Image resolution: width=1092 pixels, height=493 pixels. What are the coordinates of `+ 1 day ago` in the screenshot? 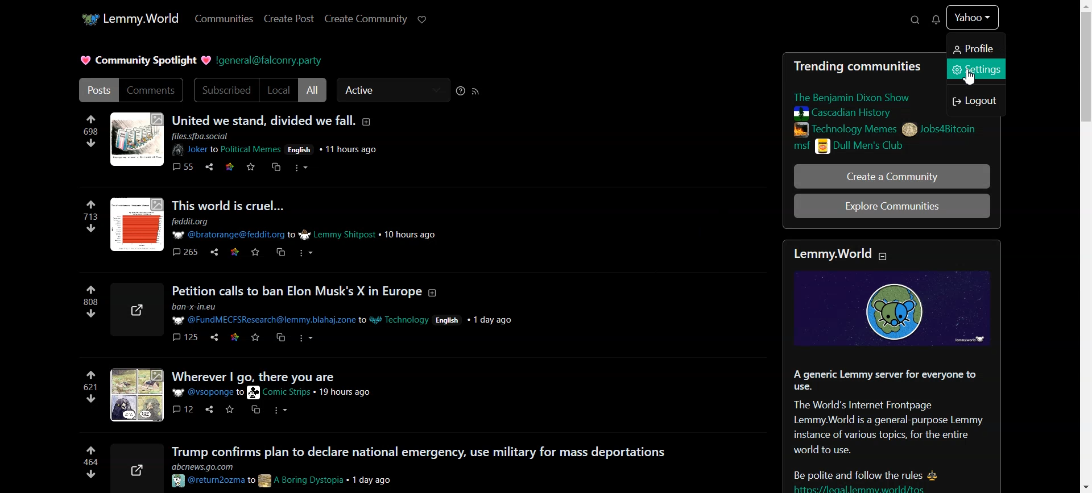 It's located at (493, 320).